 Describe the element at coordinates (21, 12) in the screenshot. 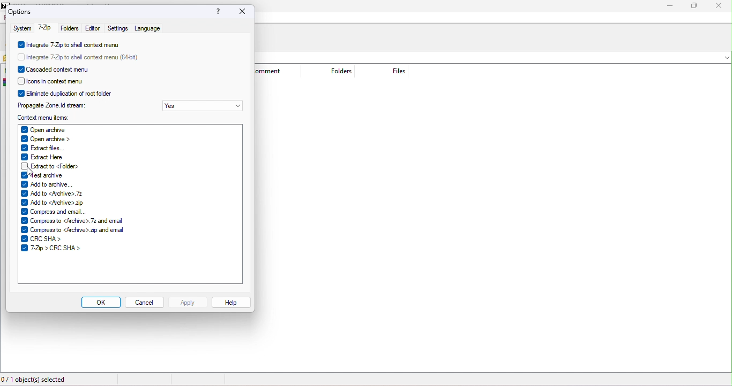

I see `options` at that location.